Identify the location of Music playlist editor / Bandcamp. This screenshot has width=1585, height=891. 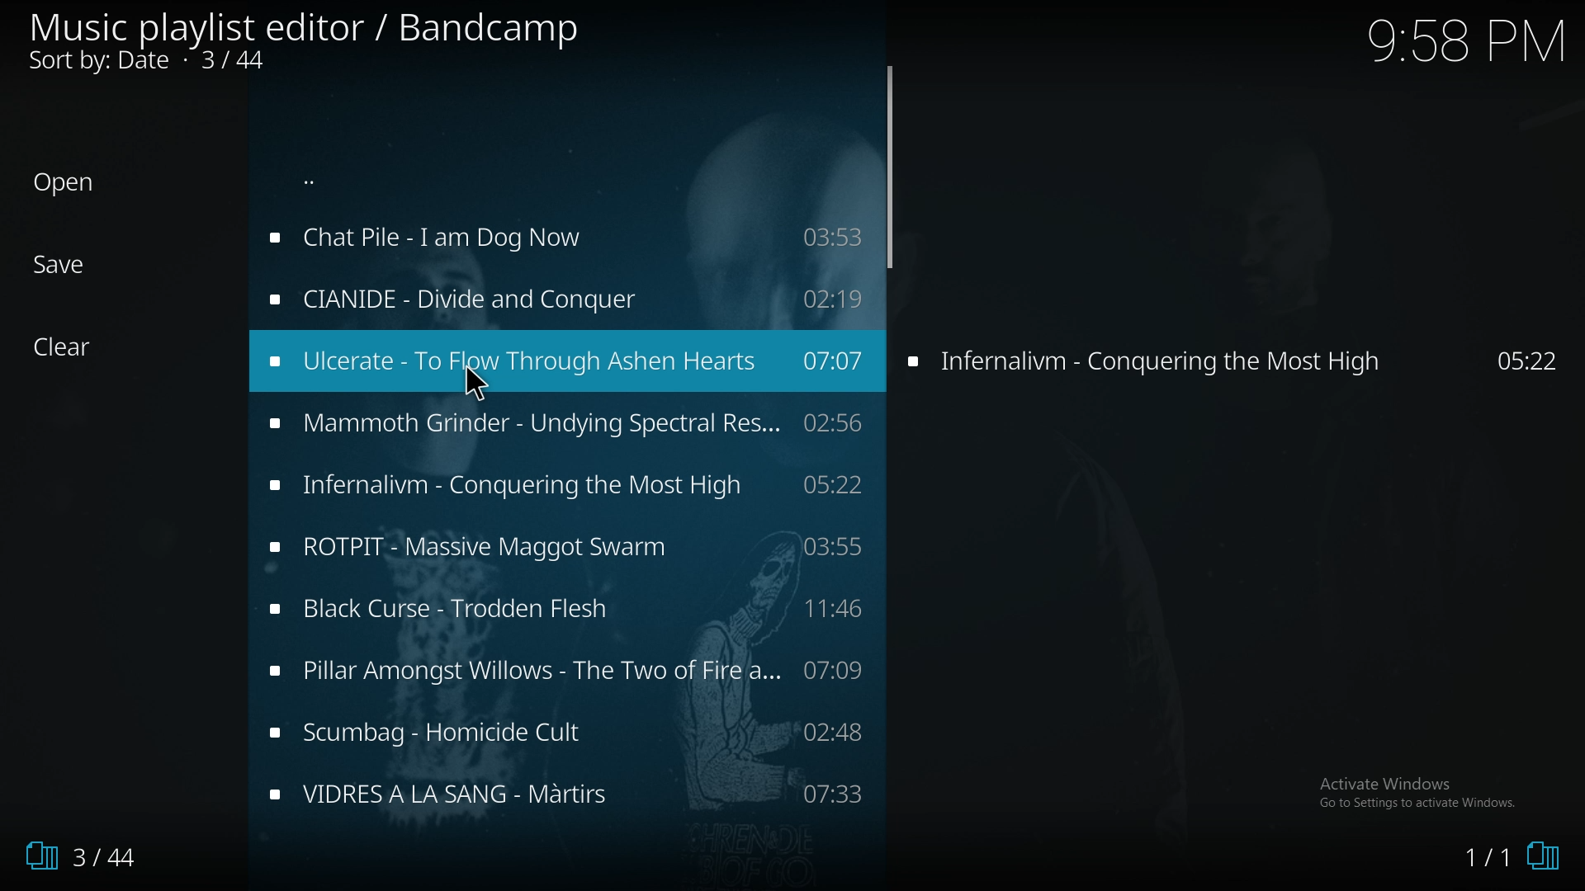
(305, 28).